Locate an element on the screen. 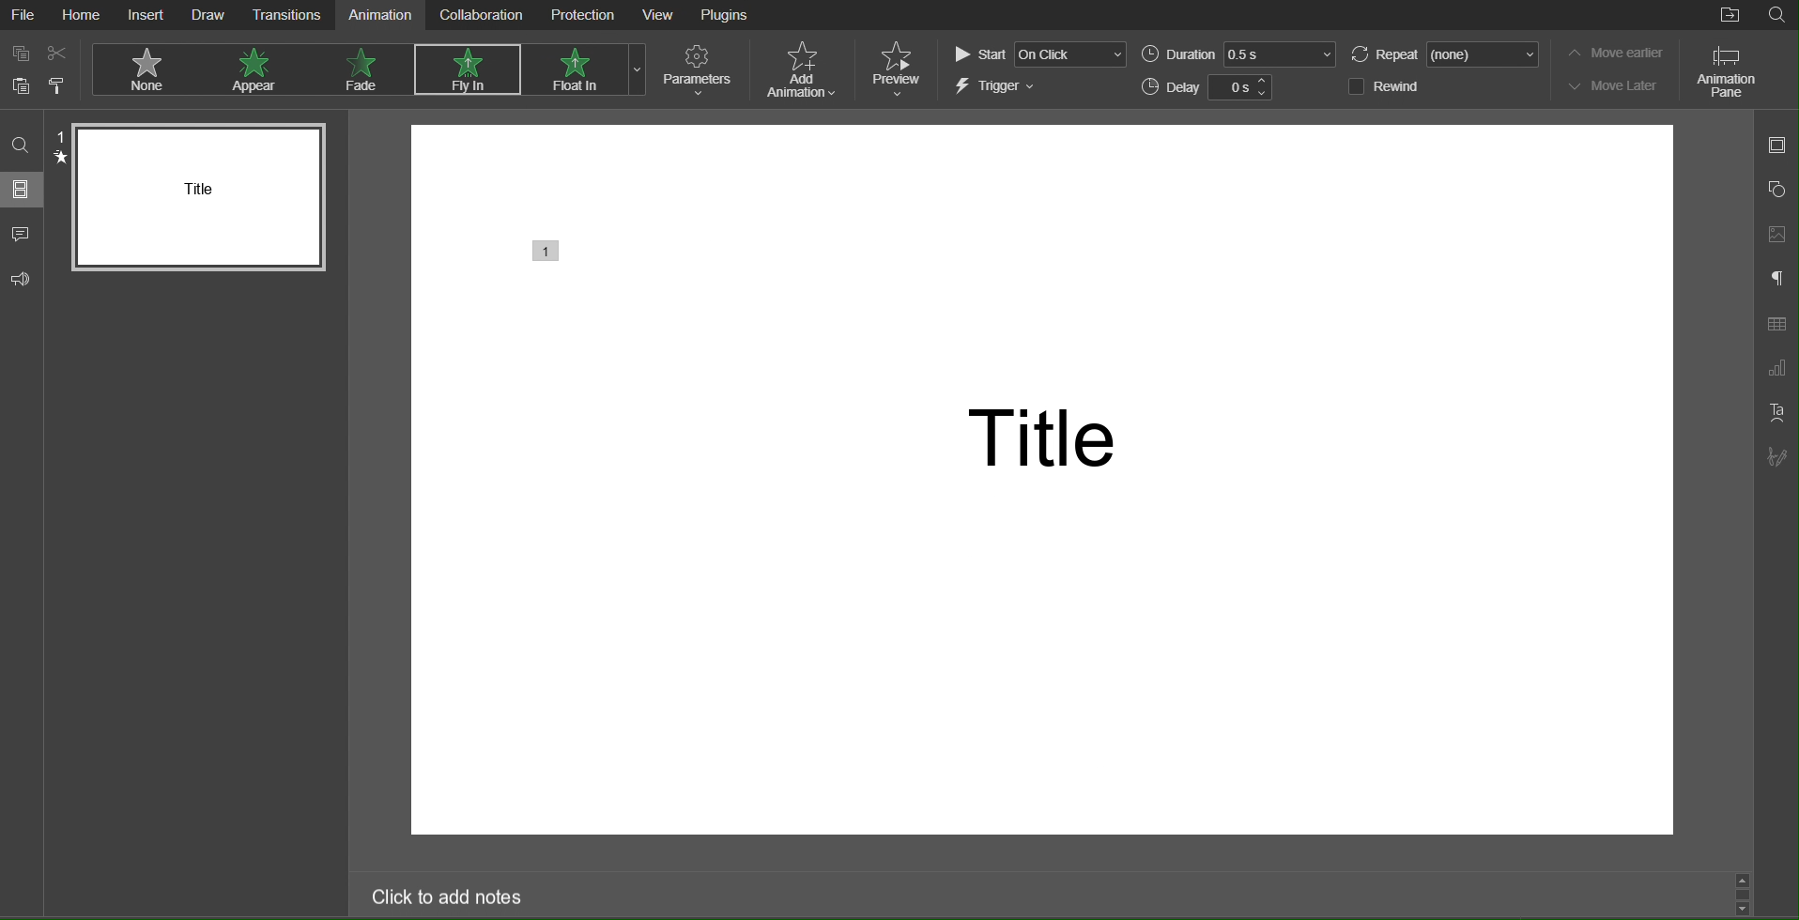  Move Later is located at coordinates (1614, 84).